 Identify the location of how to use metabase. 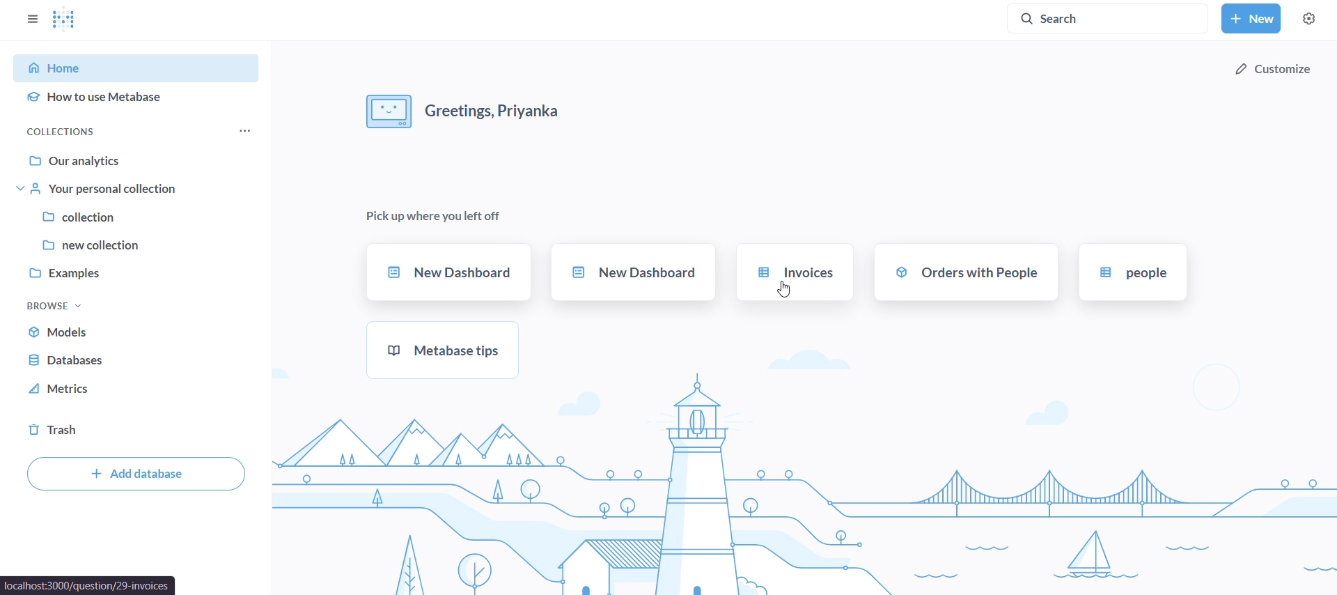
(139, 97).